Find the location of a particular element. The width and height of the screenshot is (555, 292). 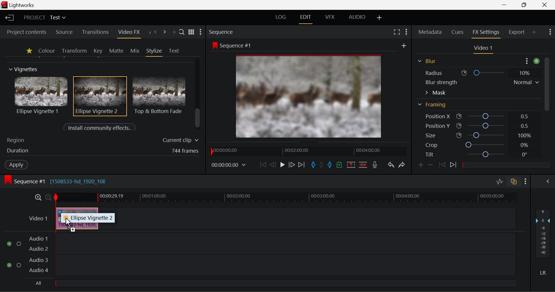

Effect Visible in Preview is located at coordinates (300, 90).